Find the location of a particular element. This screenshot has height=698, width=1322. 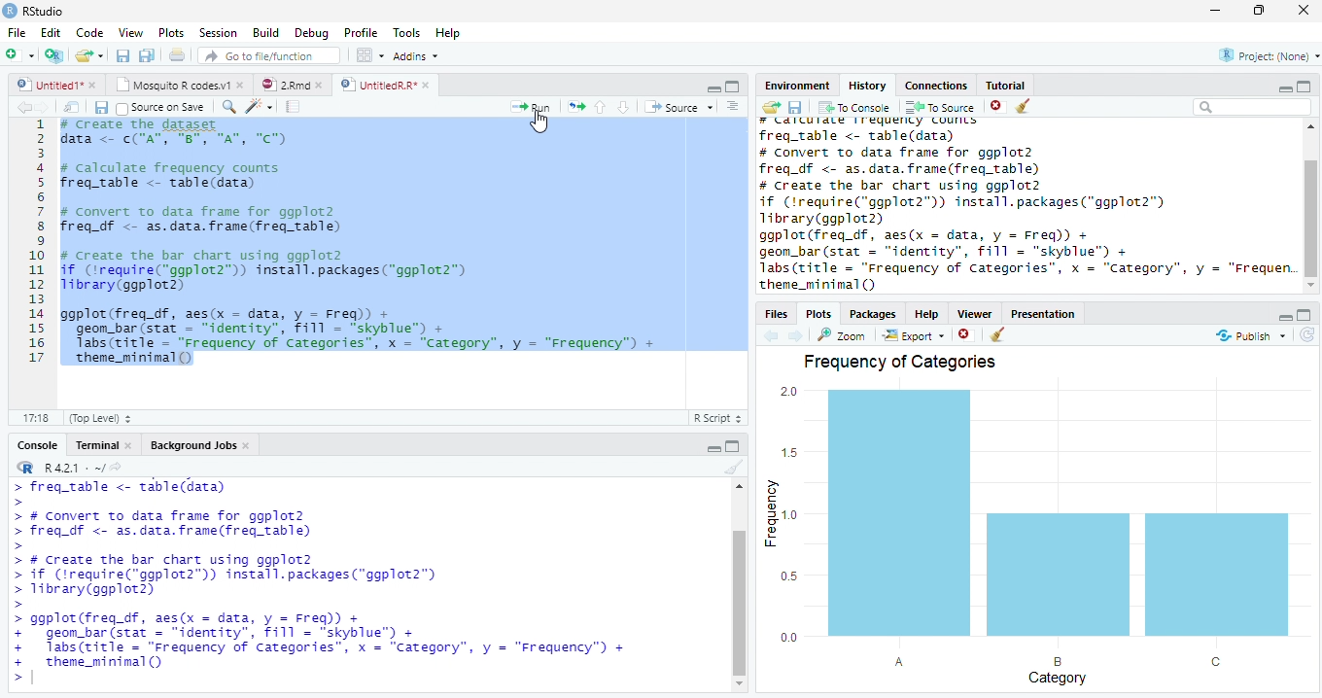

Top level is located at coordinates (96, 419).